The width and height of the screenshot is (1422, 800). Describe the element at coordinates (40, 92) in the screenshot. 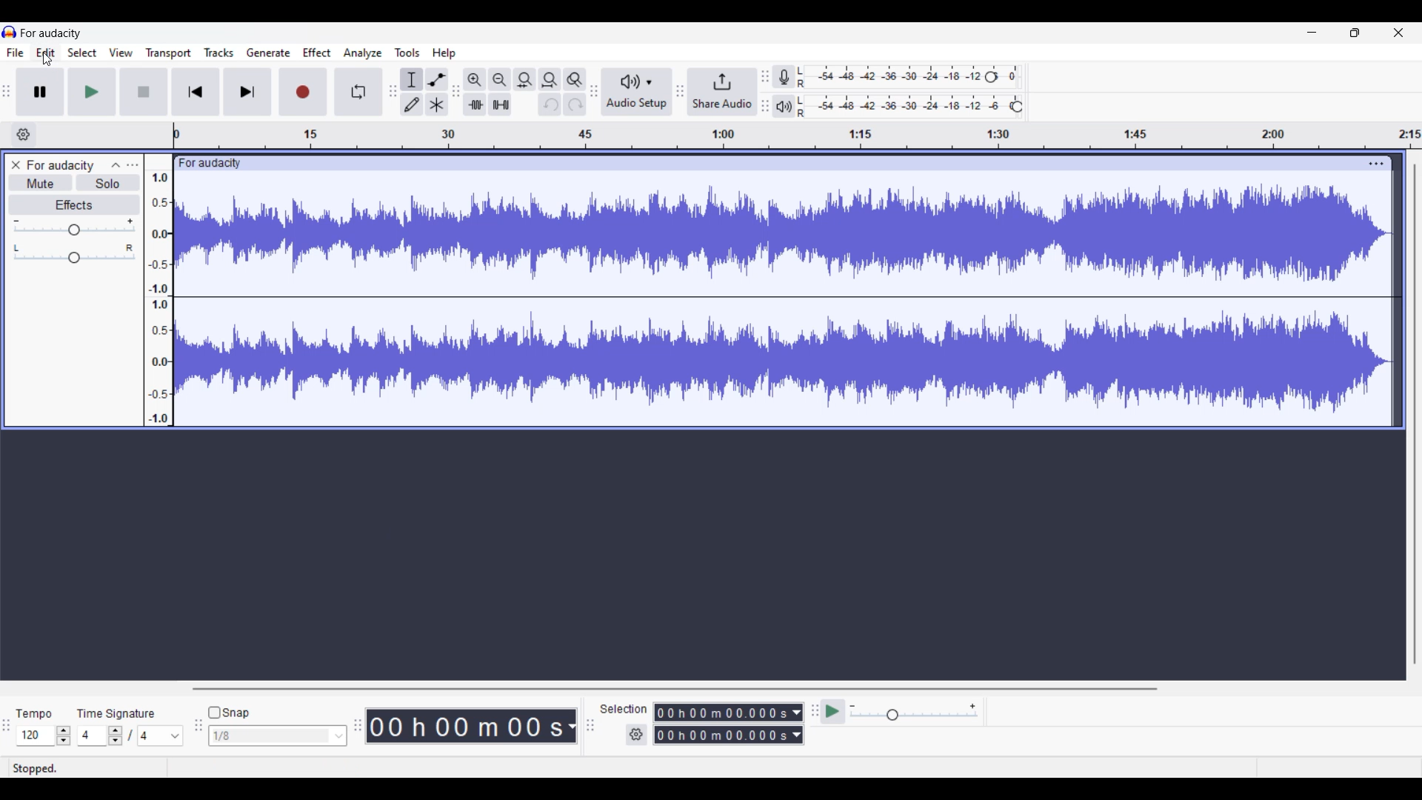

I see `Pause` at that location.